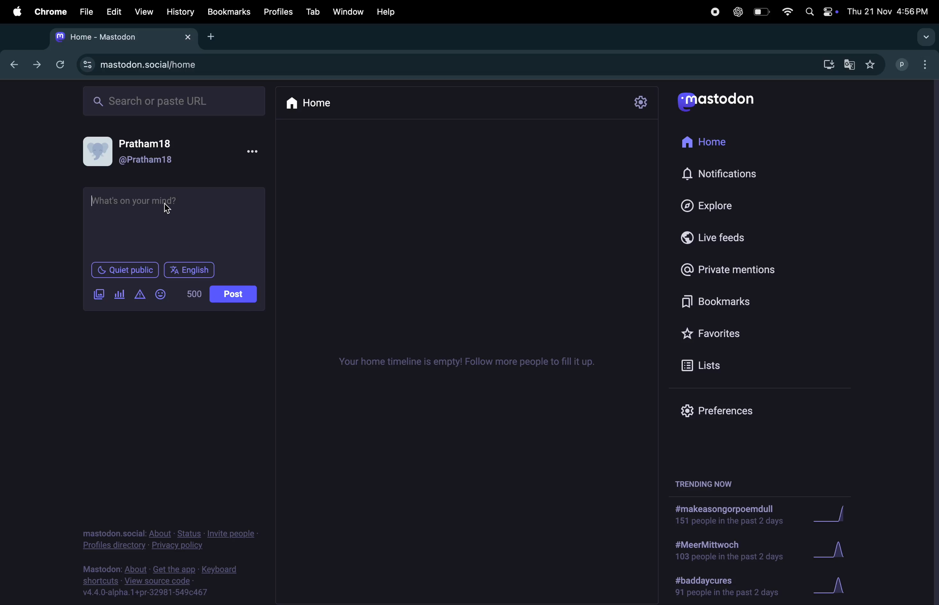 This screenshot has width=939, height=605. Describe the element at coordinates (705, 484) in the screenshot. I see `treding now` at that location.